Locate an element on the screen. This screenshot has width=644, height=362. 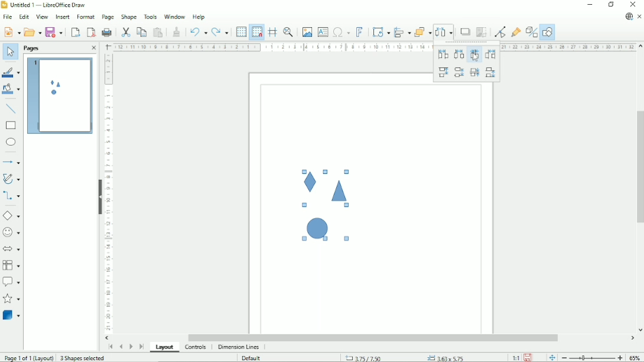
Vertically bottom is located at coordinates (491, 74).